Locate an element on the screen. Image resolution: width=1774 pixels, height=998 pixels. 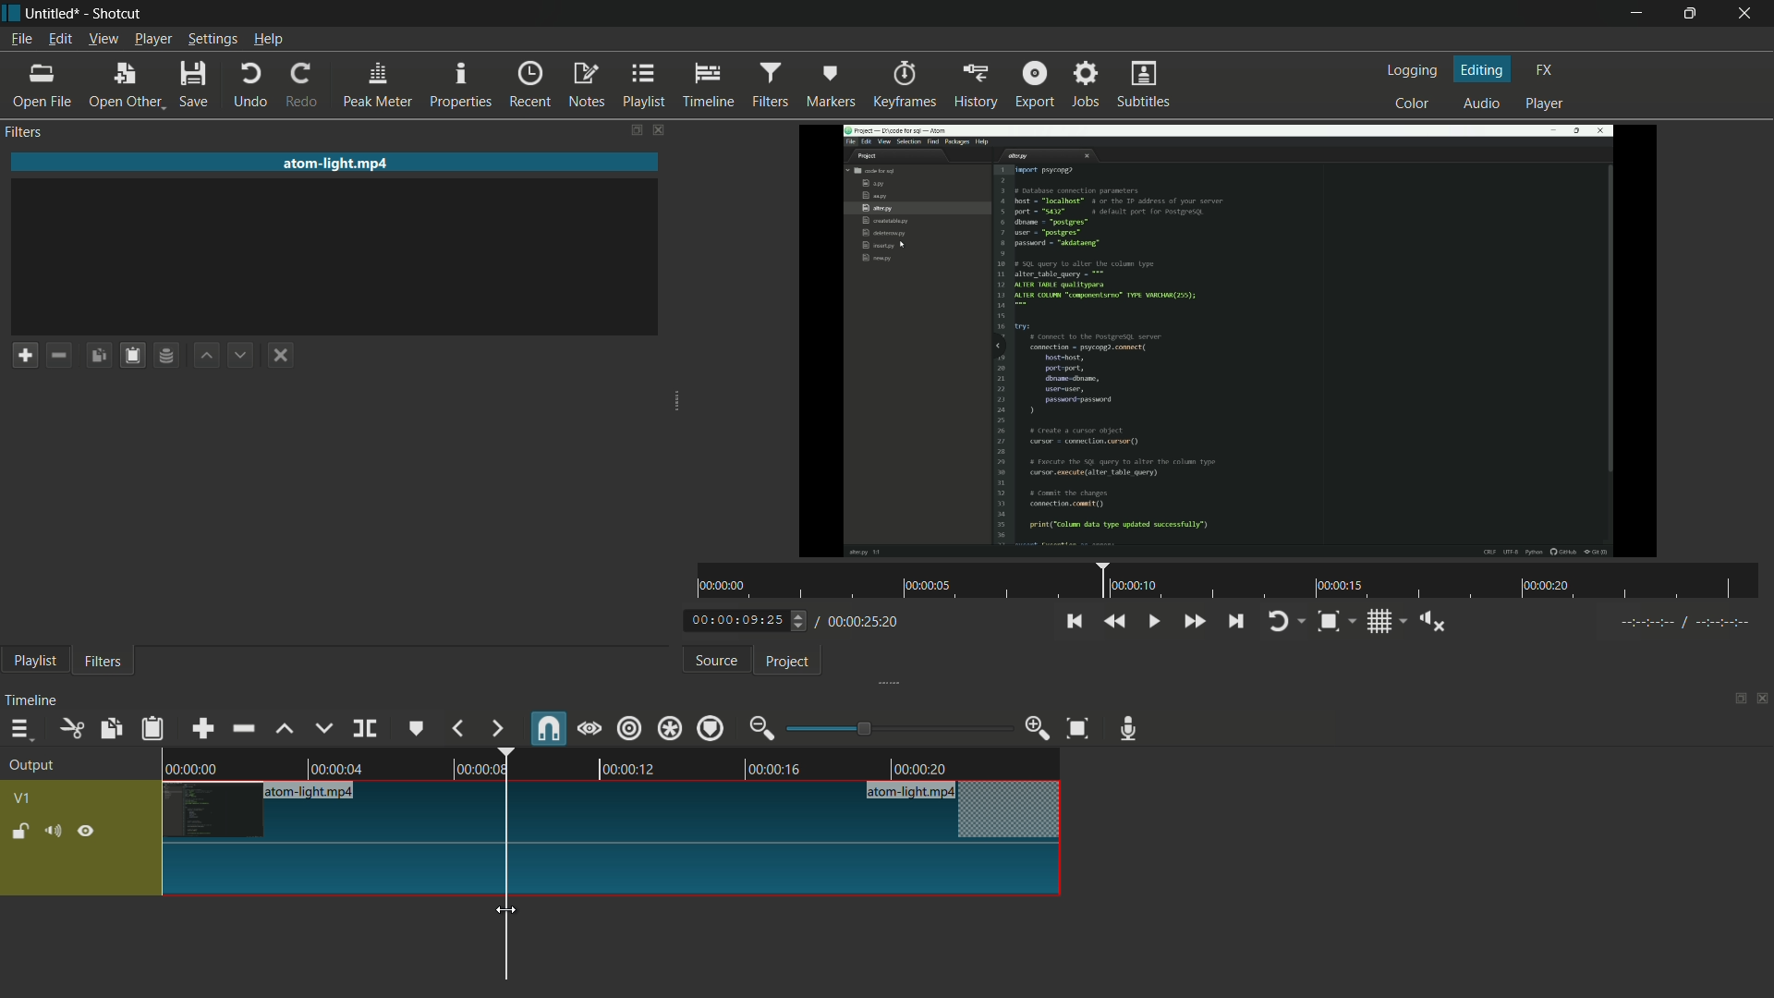
toggle player looping is located at coordinates (1287, 621).